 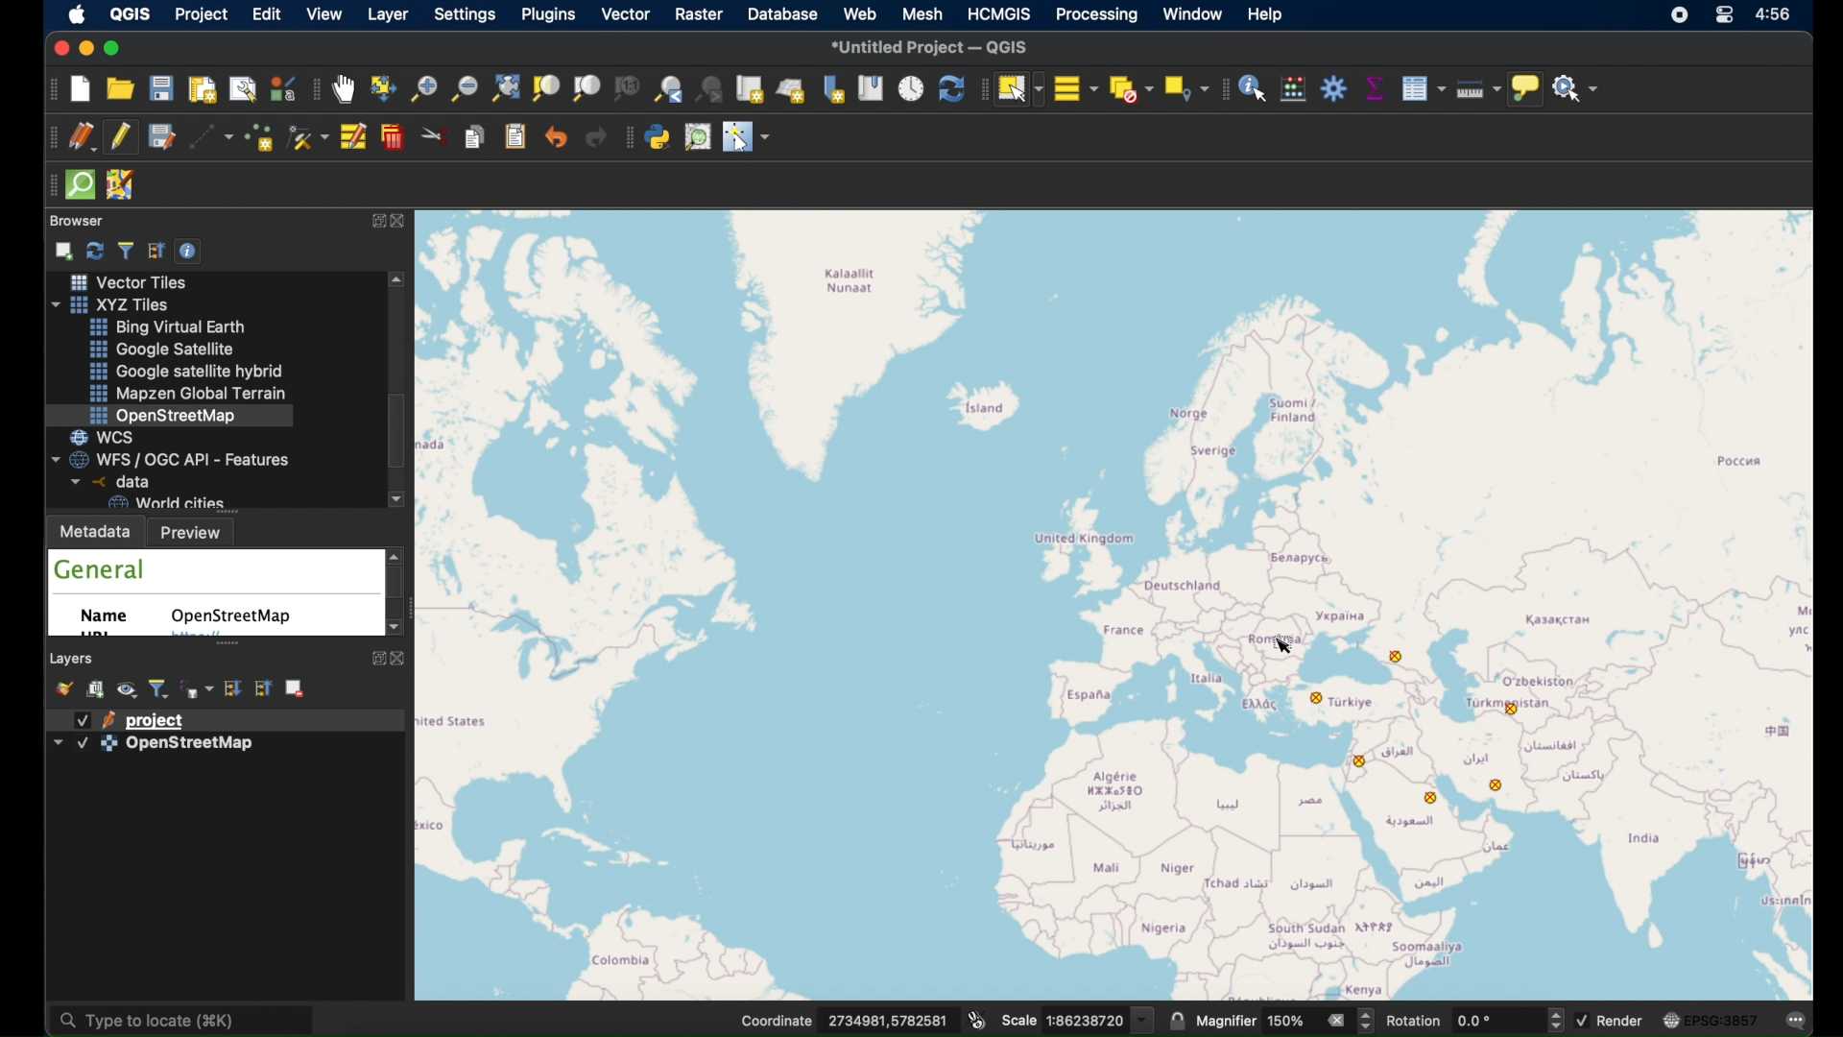 What do you see at coordinates (262, 687) in the screenshot?
I see `collapse all` at bounding box center [262, 687].